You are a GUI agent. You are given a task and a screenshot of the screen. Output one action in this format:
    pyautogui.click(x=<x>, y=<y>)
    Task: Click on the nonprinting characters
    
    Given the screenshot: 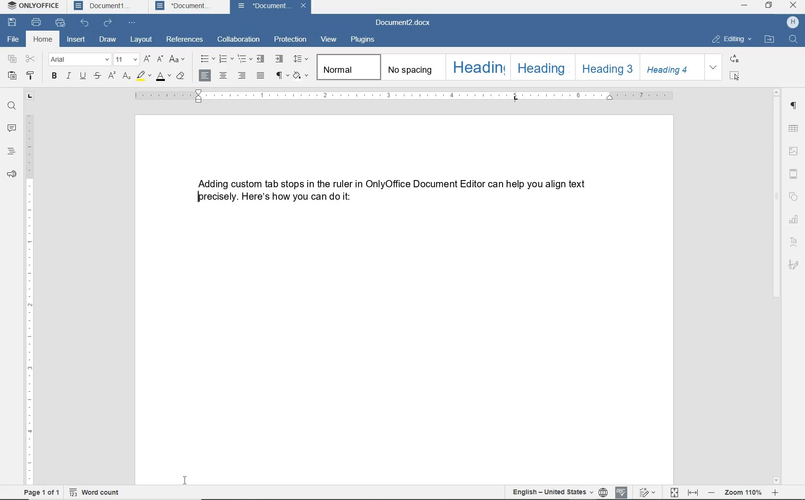 What is the action you would take?
    pyautogui.click(x=281, y=77)
    